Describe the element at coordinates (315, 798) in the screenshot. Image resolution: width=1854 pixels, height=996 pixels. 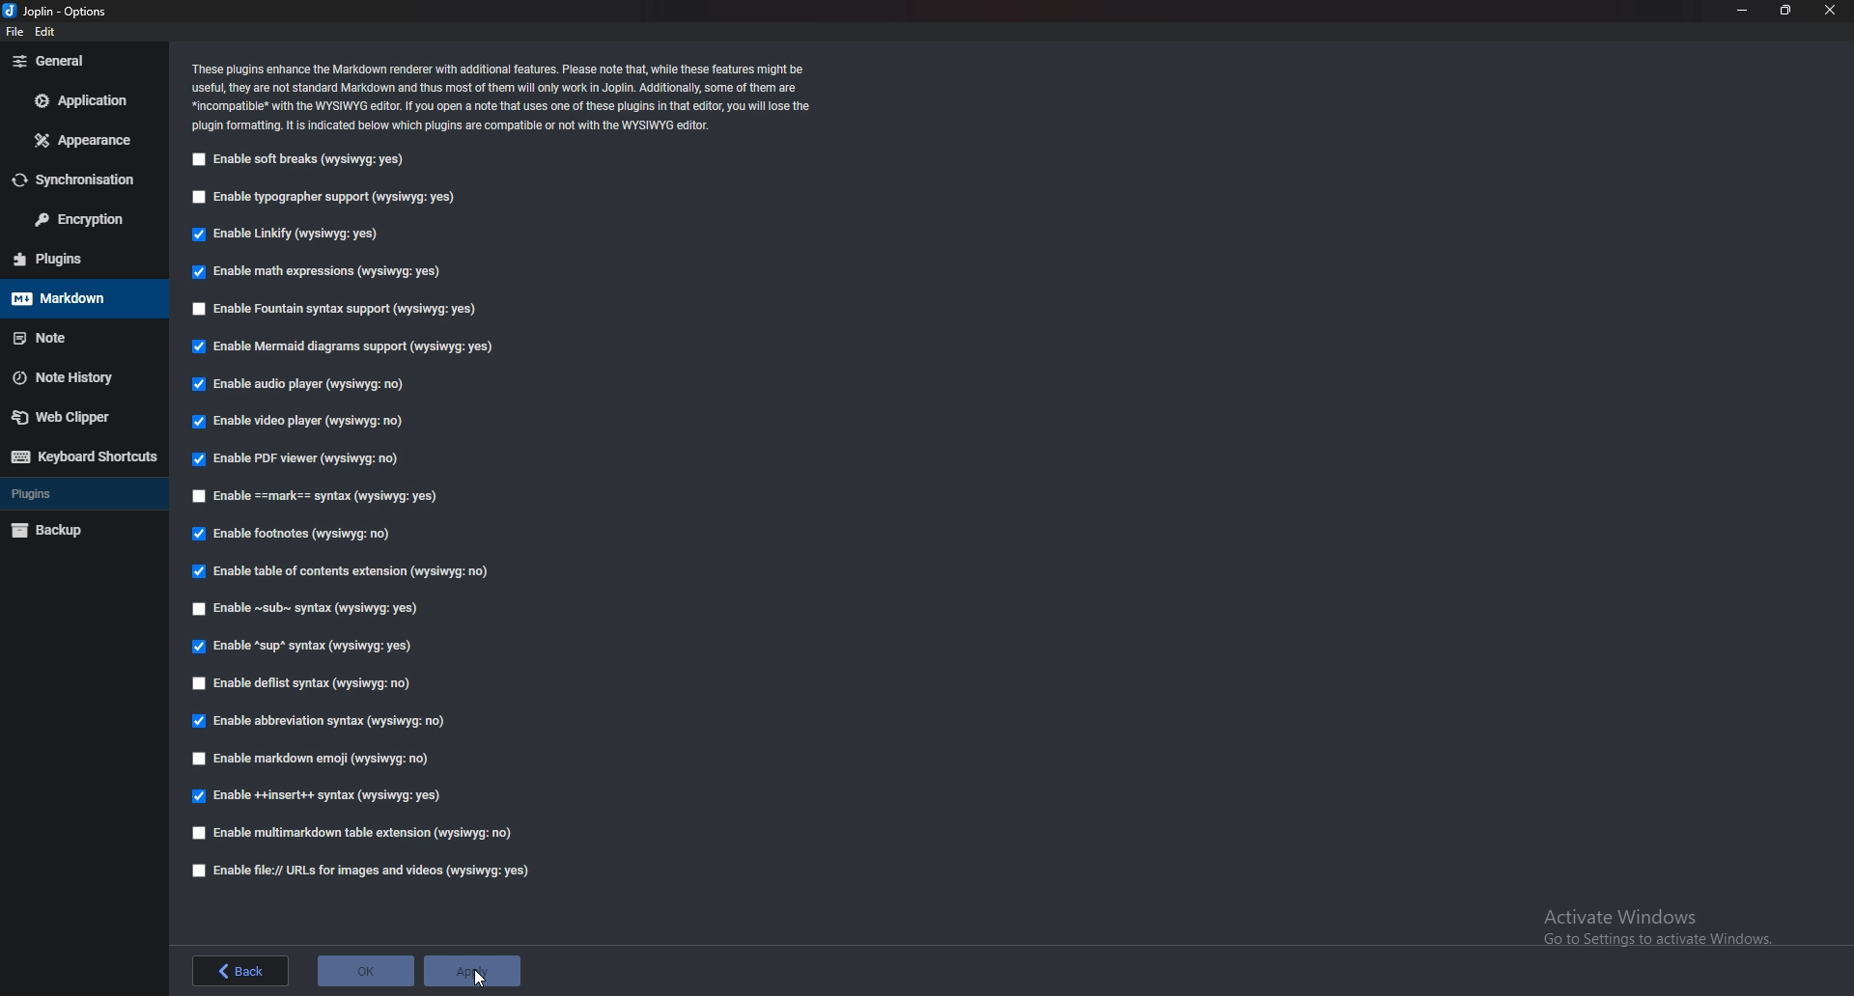
I see `Edible insert syntax` at that location.